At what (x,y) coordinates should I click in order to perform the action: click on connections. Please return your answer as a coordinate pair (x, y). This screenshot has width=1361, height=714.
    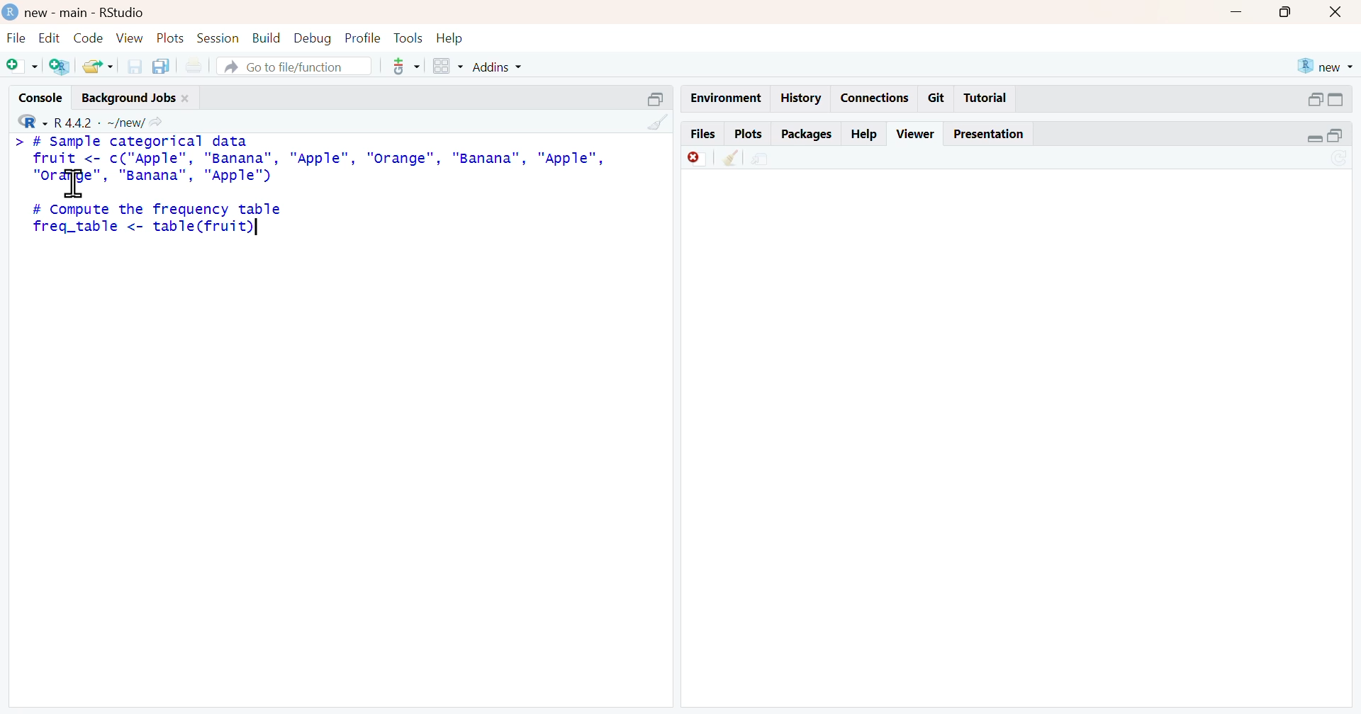
    Looking at the image, I should click on (875, 98).